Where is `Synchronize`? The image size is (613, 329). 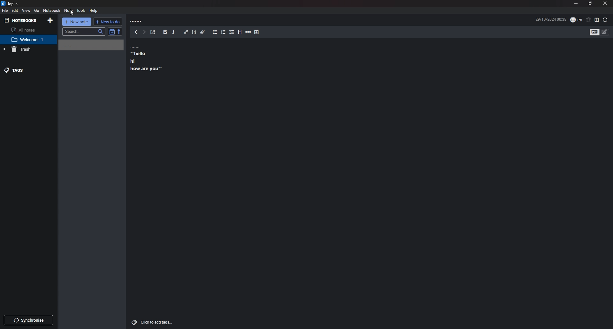 Synchronize is located at coordinates (29, 319).